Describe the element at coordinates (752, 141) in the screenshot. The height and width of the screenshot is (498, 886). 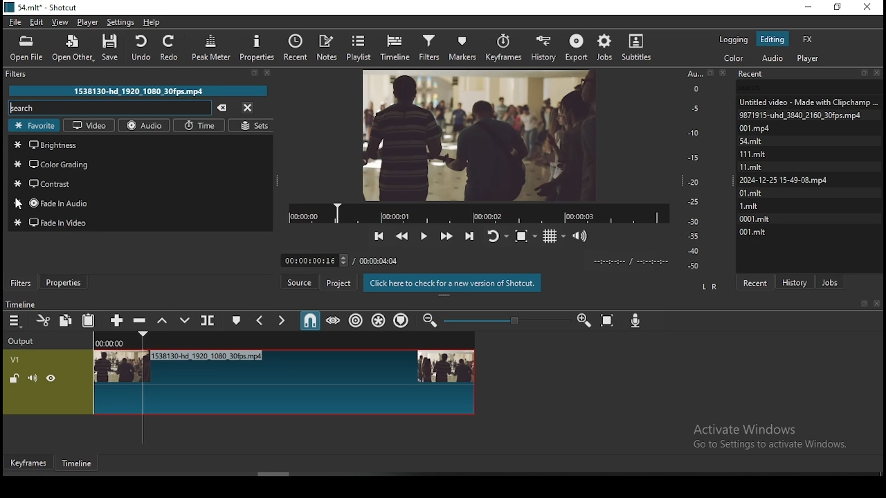
I see `54.mit` at that location.